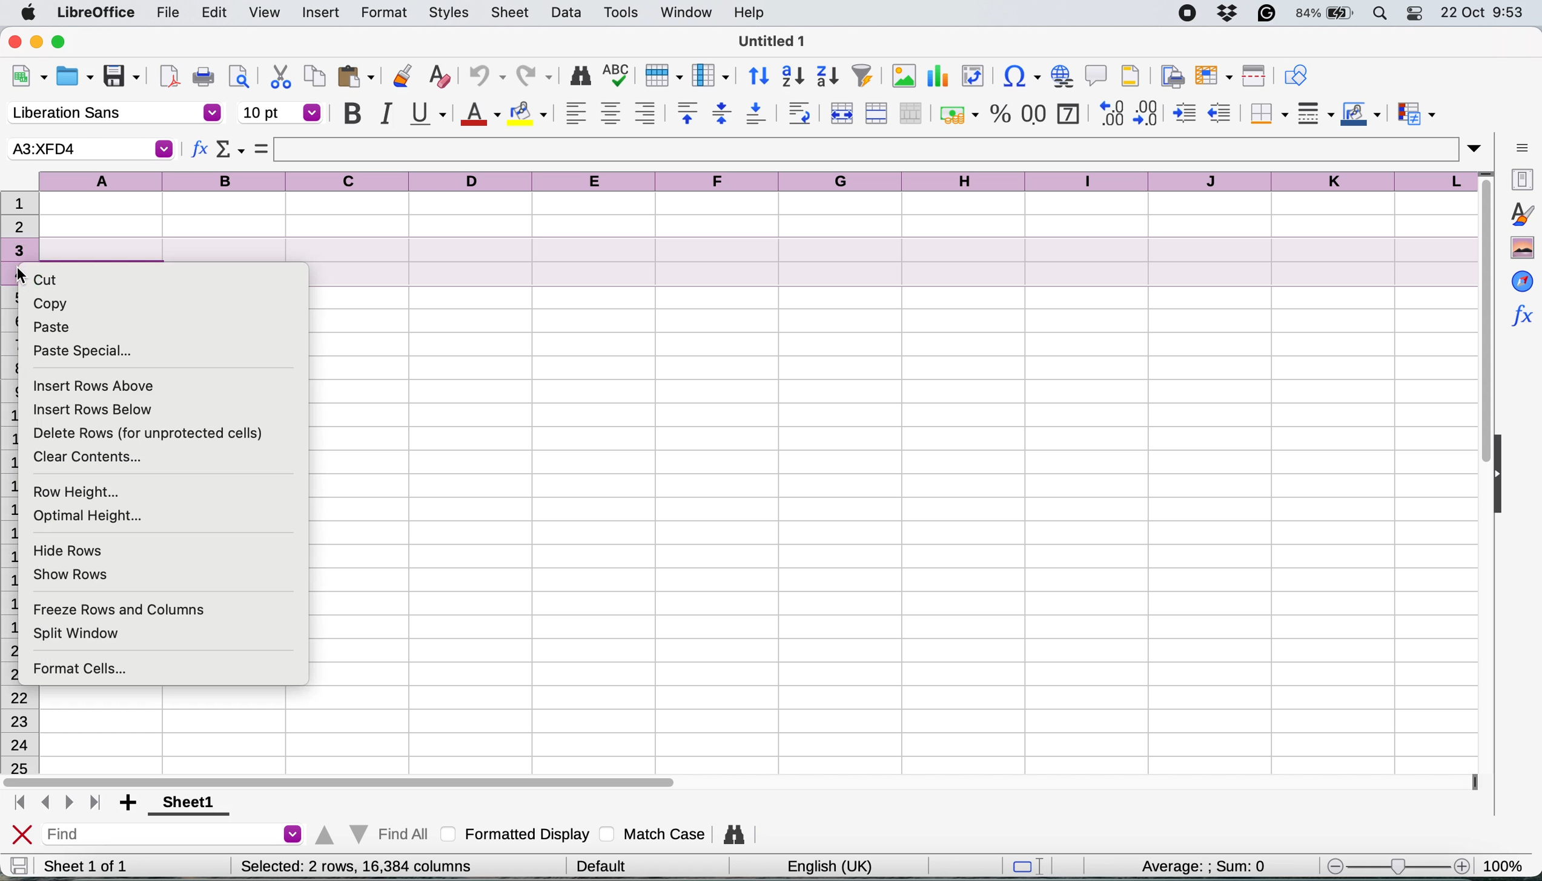 Image resolution: width=1542 pixels, height=881 pixels. Describe the element at coordinates (875, 114) in the screenshot. I see `merge` at that location.